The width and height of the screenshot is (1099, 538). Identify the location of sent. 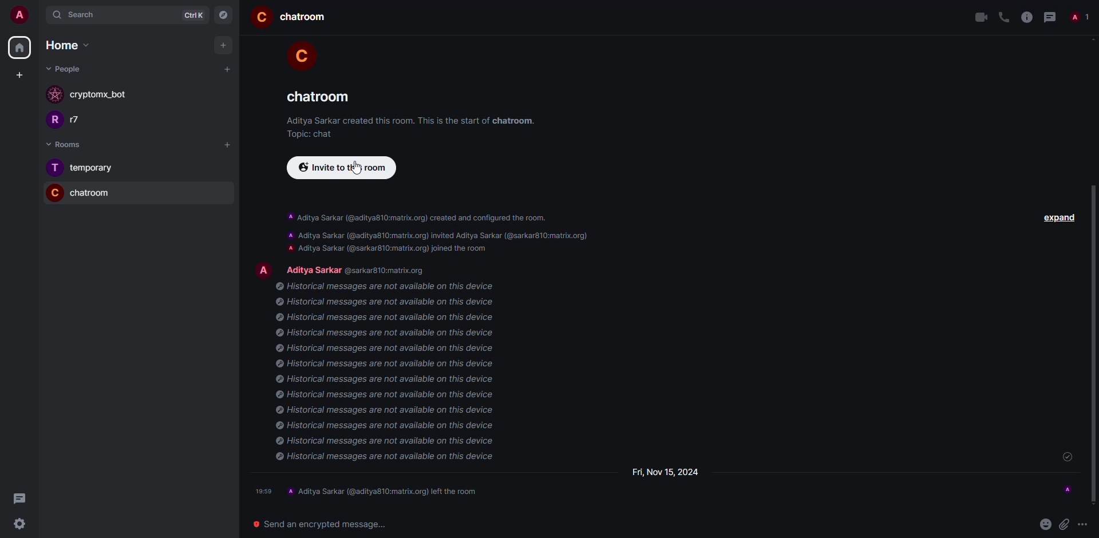
(1066, 457).